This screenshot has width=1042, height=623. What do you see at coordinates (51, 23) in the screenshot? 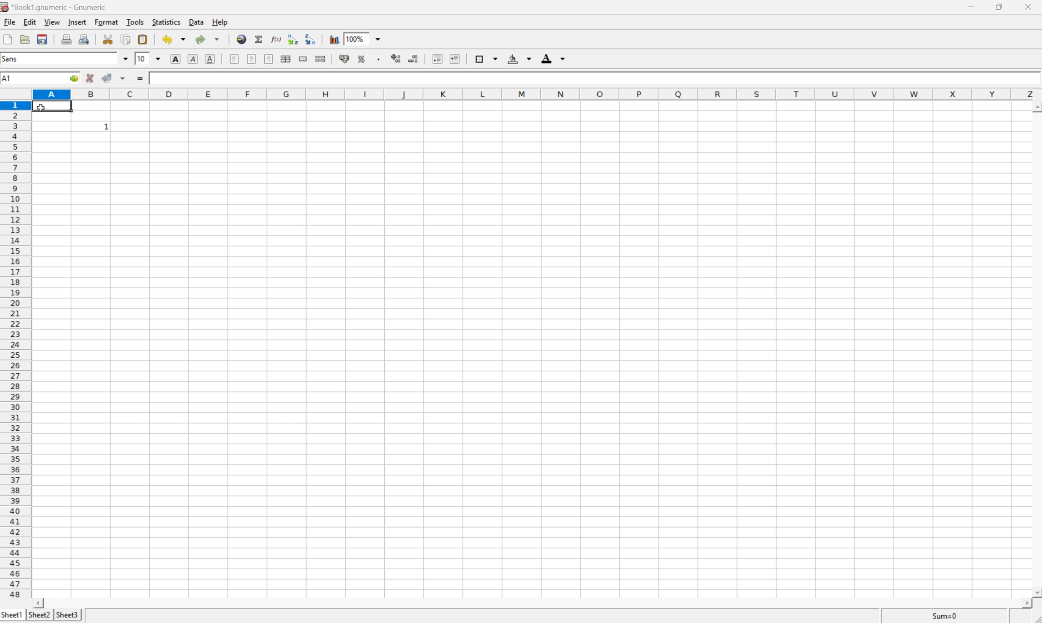
I see `view` at bounding box center [51, 23].